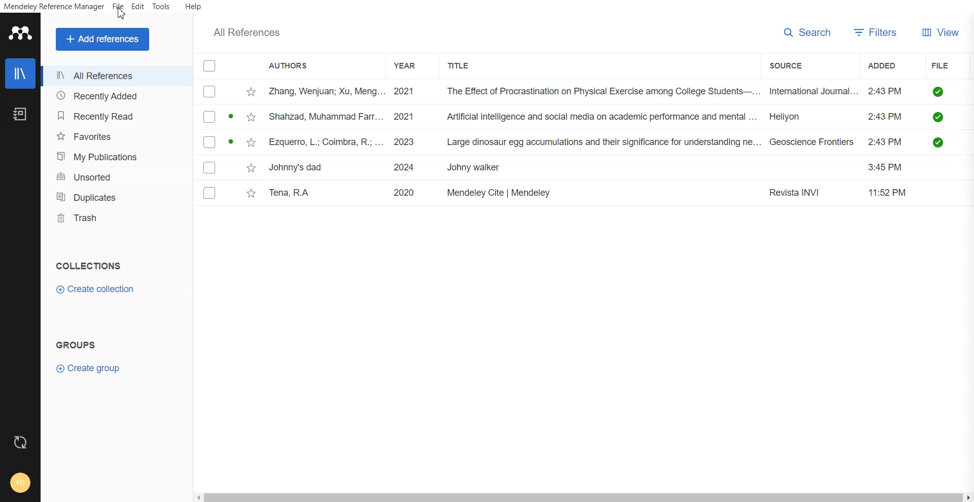 The image size is (974, 502). What do you see at coordinates (114, 196) in the screenshot?
I see `Duplicates` at bounding box center [114, 196].